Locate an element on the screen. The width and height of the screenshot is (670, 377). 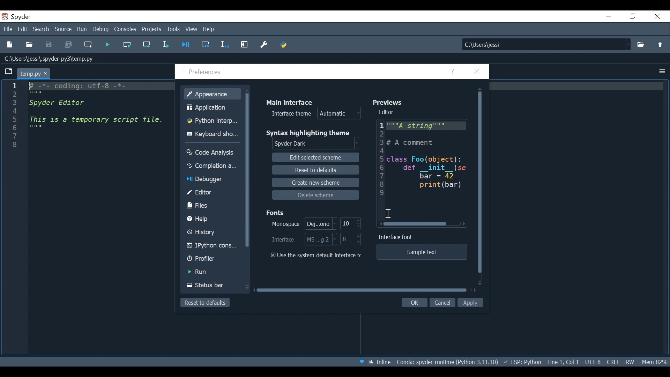
Completion analysis is located at coordinates (213, 165).